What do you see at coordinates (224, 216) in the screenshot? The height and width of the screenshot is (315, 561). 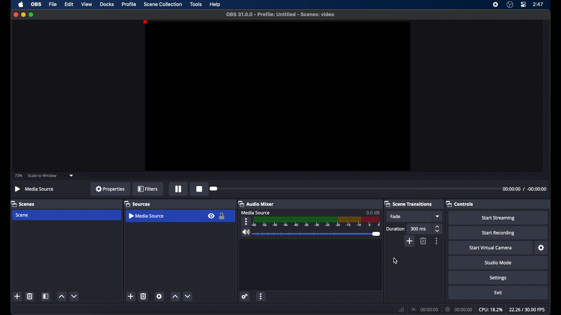 I see `Lock` at bounding box center [224, 216].